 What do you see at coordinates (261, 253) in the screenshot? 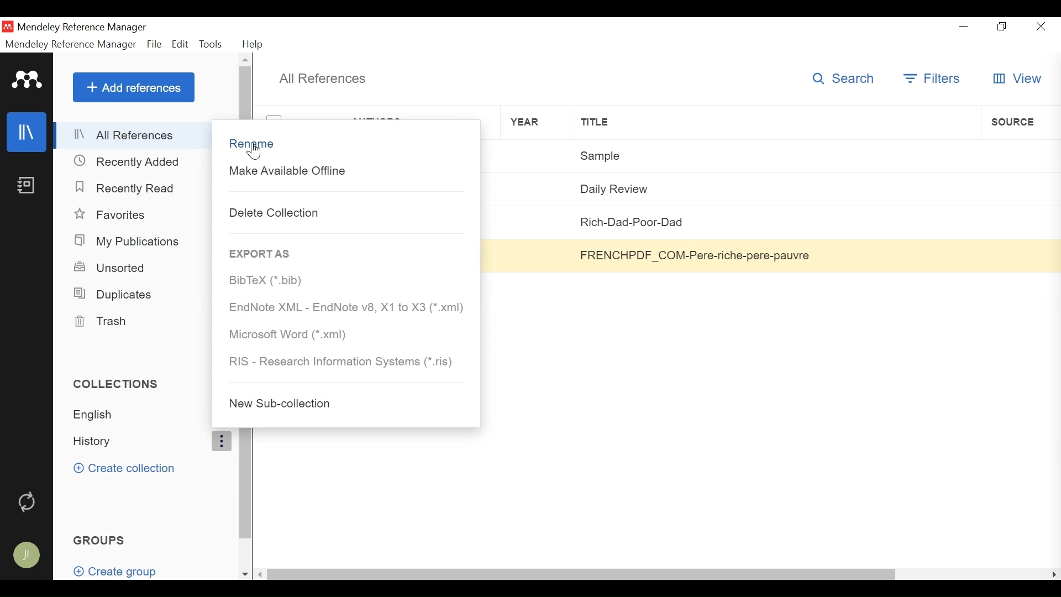
I see `Export As` at bounding box center [261, 253].